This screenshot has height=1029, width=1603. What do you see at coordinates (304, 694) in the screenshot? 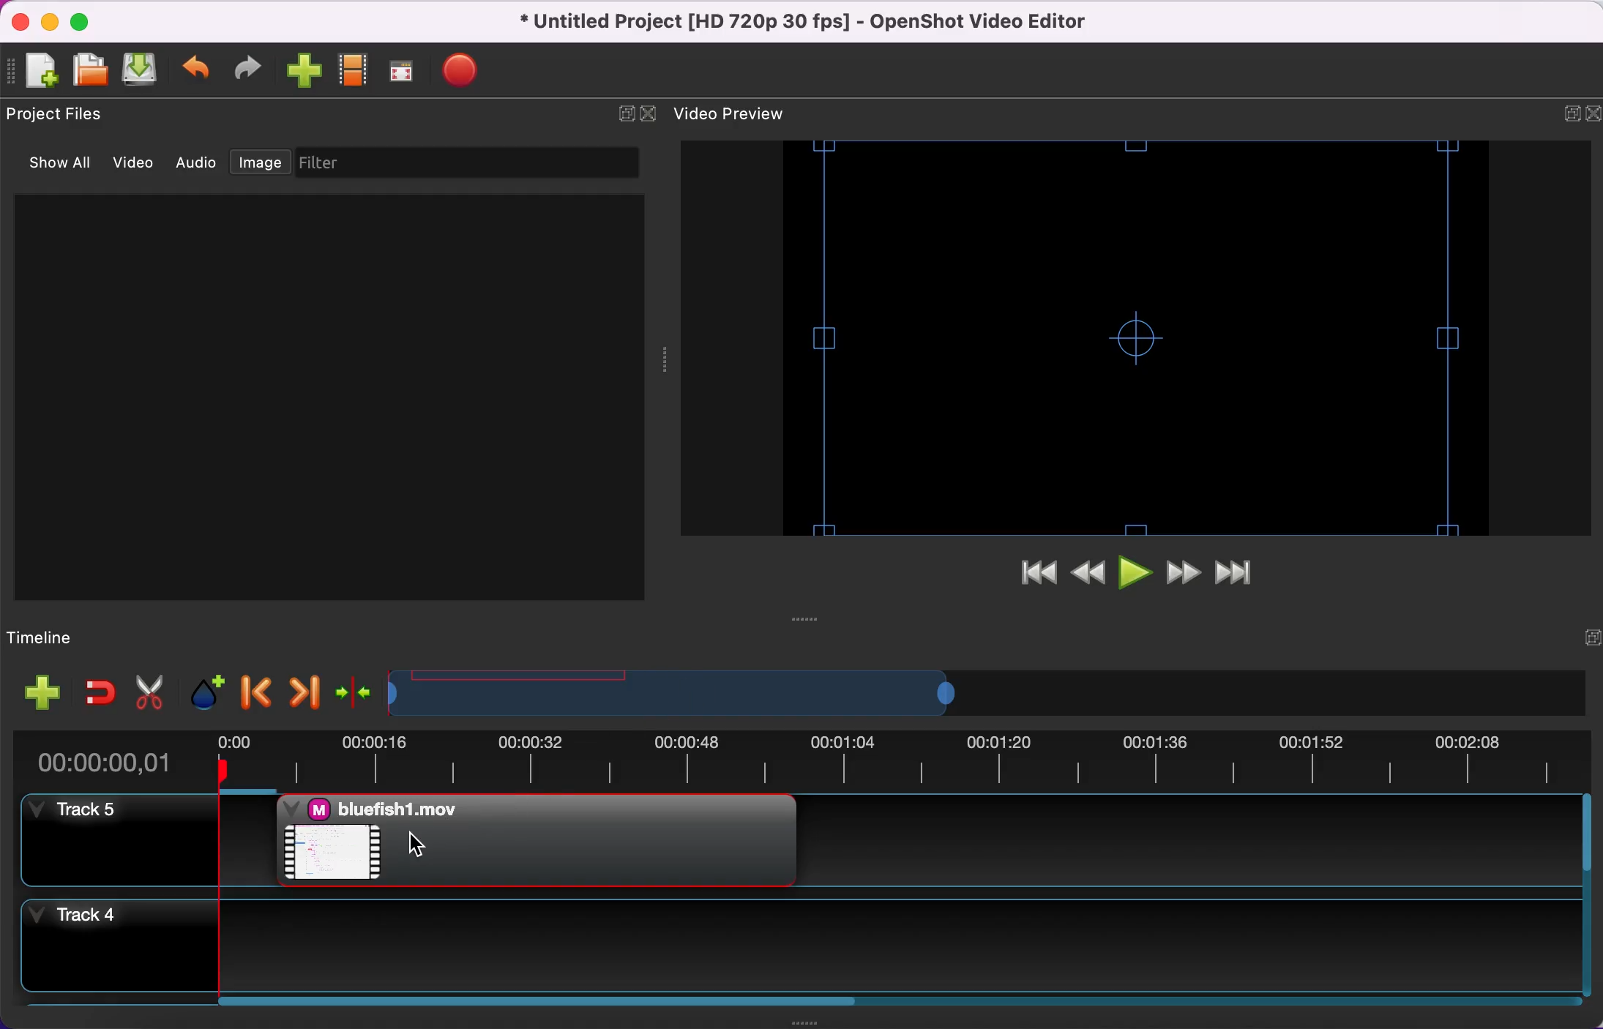
I see `next marker` at bounding box center [304, 694].